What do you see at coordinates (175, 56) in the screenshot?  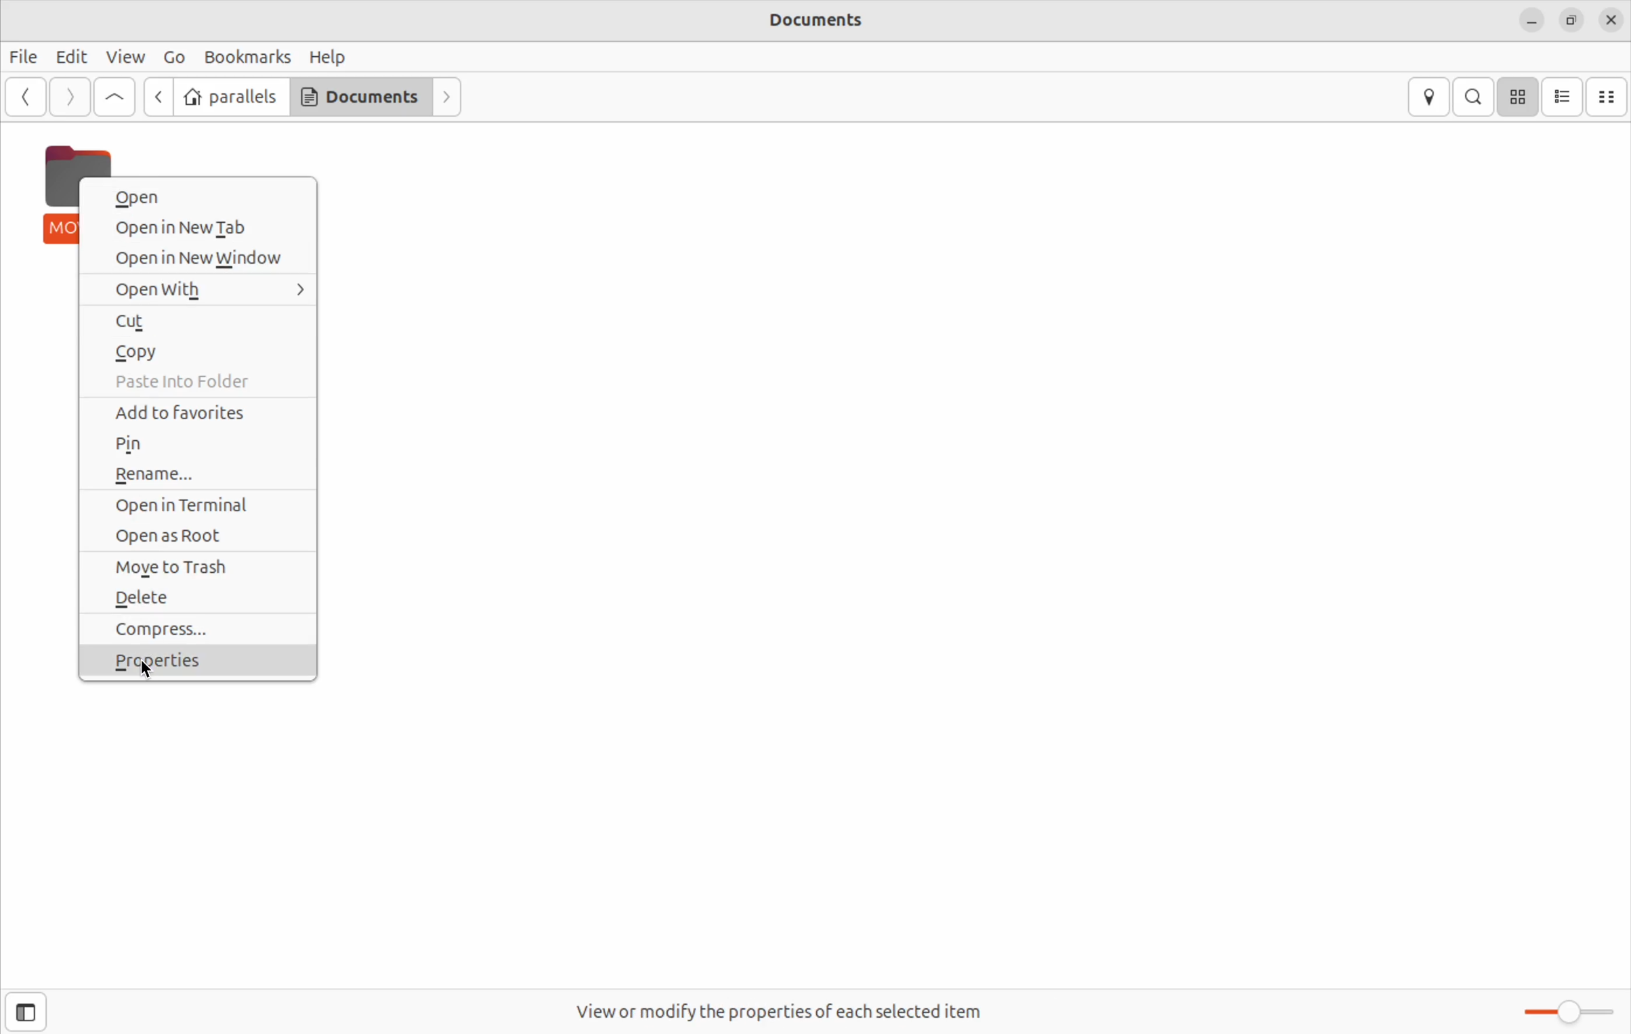 I see `GO` at bounding box center [175, 56].